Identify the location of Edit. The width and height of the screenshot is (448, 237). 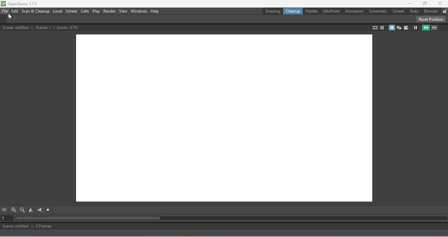
(14, 11).